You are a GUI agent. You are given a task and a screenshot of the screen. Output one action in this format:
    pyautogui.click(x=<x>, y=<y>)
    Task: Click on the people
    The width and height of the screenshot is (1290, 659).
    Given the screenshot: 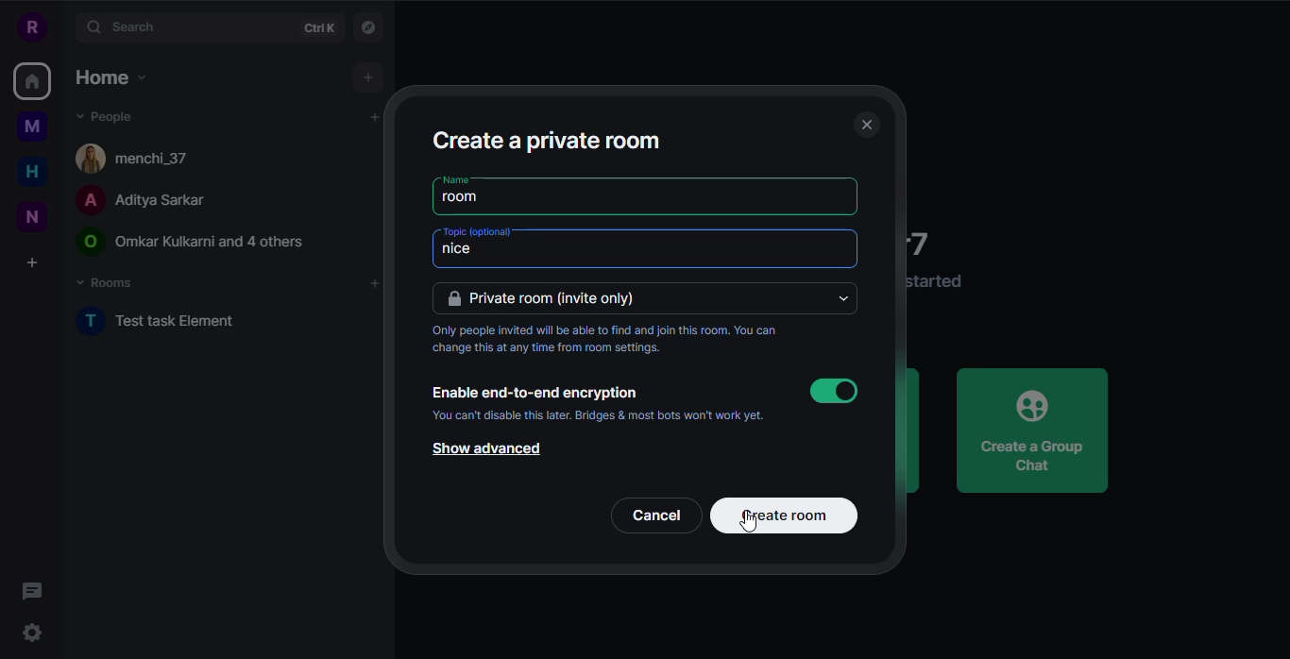 What is the action you would take?
    pyautogui.click(x=143, y=156)
    